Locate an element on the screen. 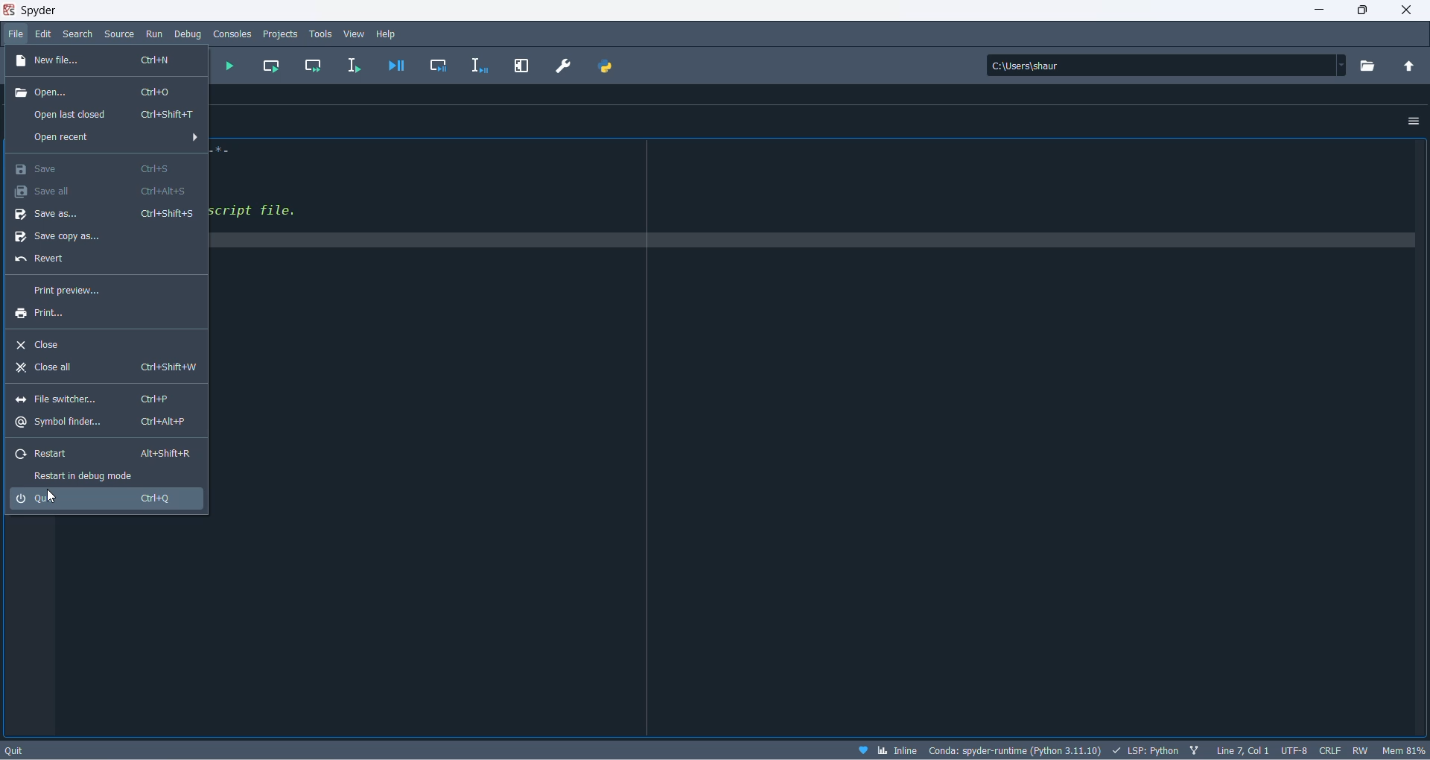 This screenshot has height=760, width=1430. edit is located at coordinates (43, 35).